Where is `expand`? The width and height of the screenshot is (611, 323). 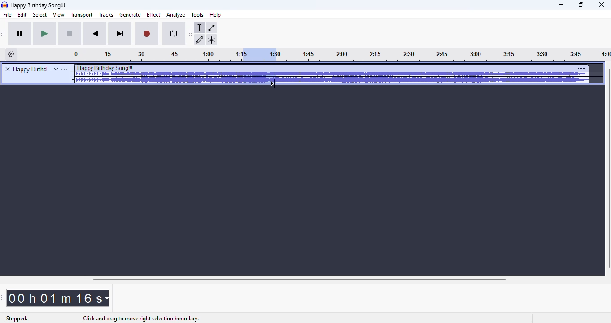
expand is located at coordinates (56, 69).